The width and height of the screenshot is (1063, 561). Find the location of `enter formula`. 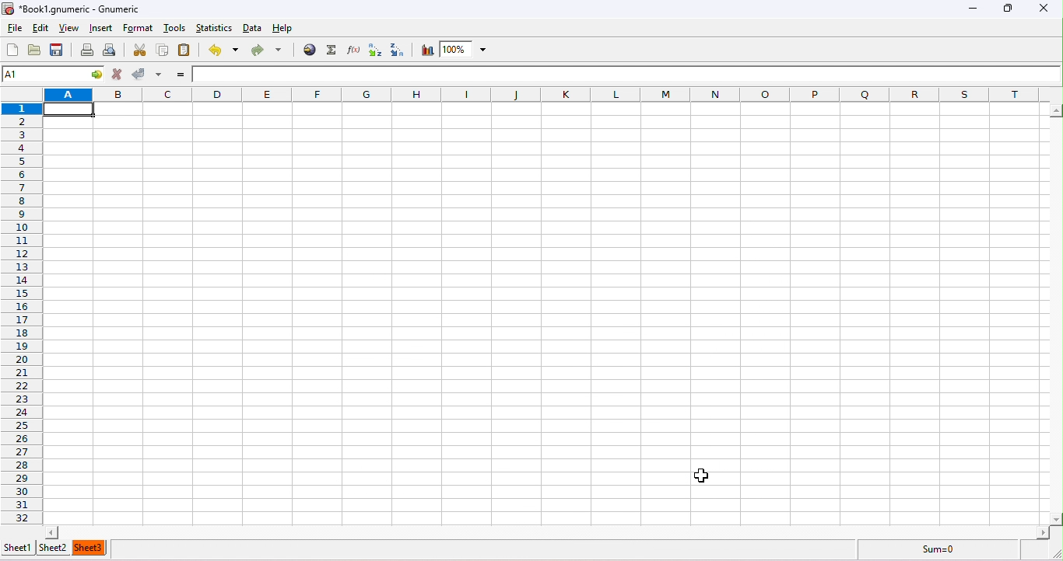

enter formula is located at coordinates (177, 74).